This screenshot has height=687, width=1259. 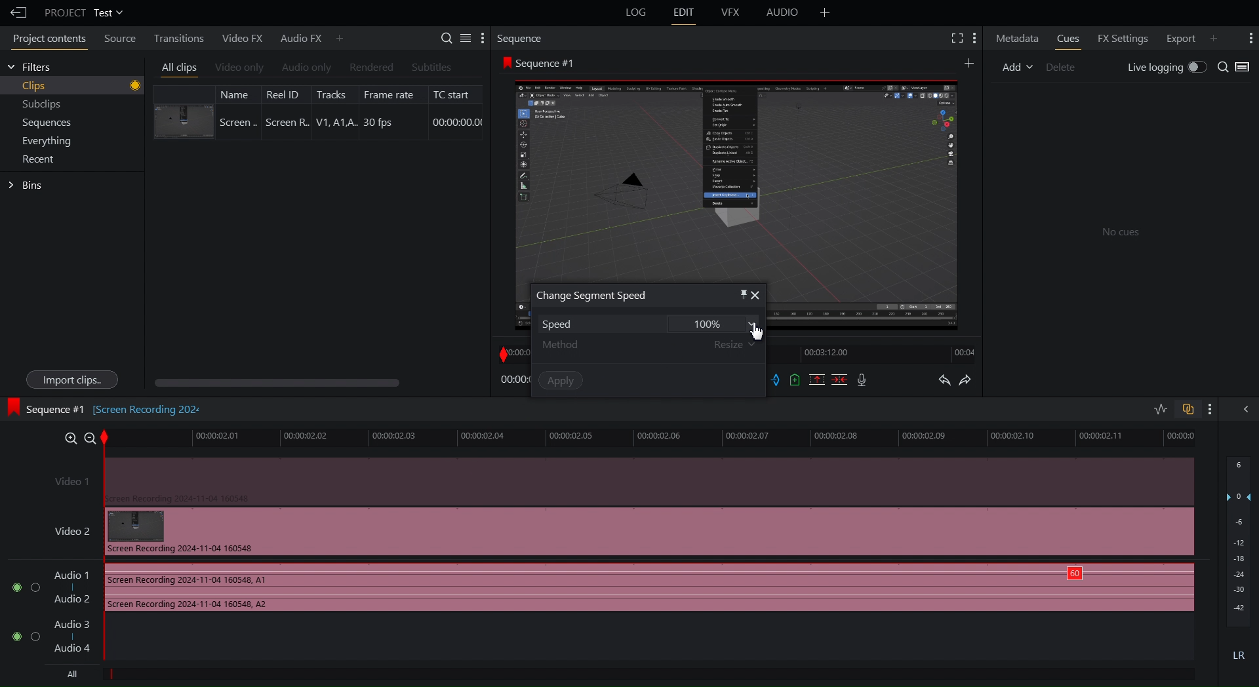 I want to click on Undo, so click(x=944, y=382).